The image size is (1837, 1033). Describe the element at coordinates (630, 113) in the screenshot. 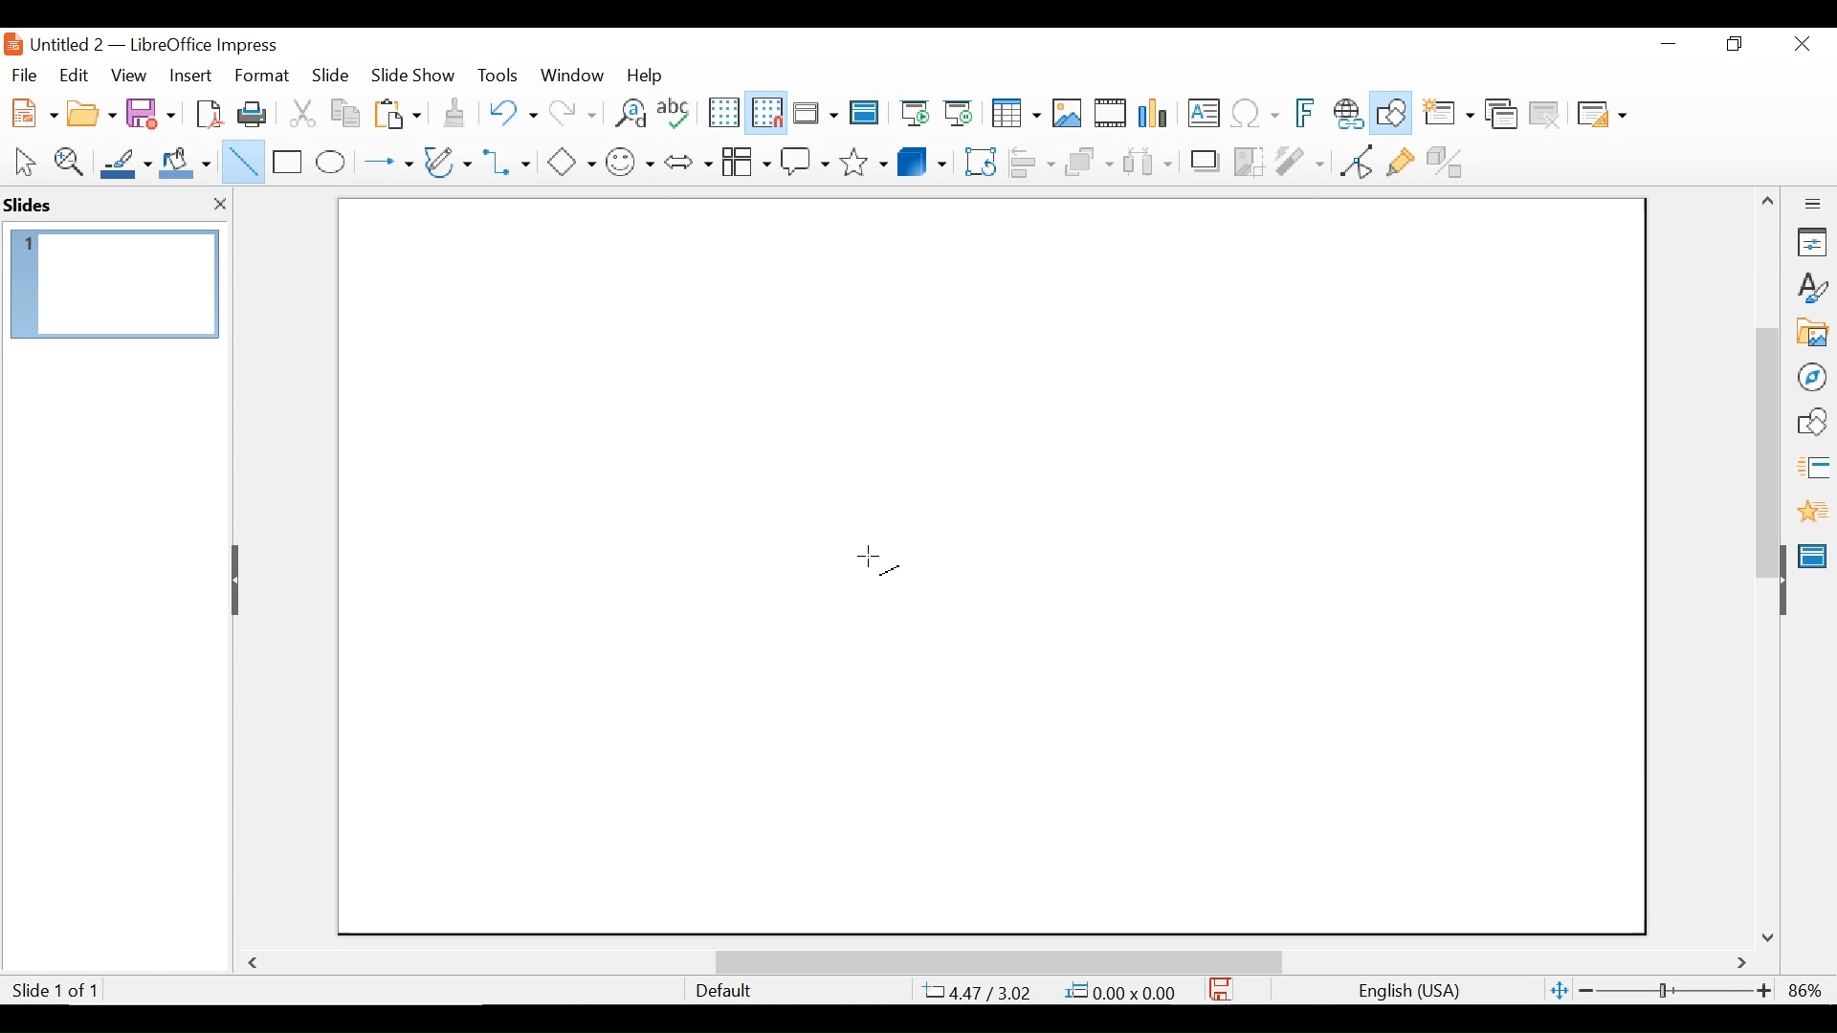

I see `Find and Replace` at that location.